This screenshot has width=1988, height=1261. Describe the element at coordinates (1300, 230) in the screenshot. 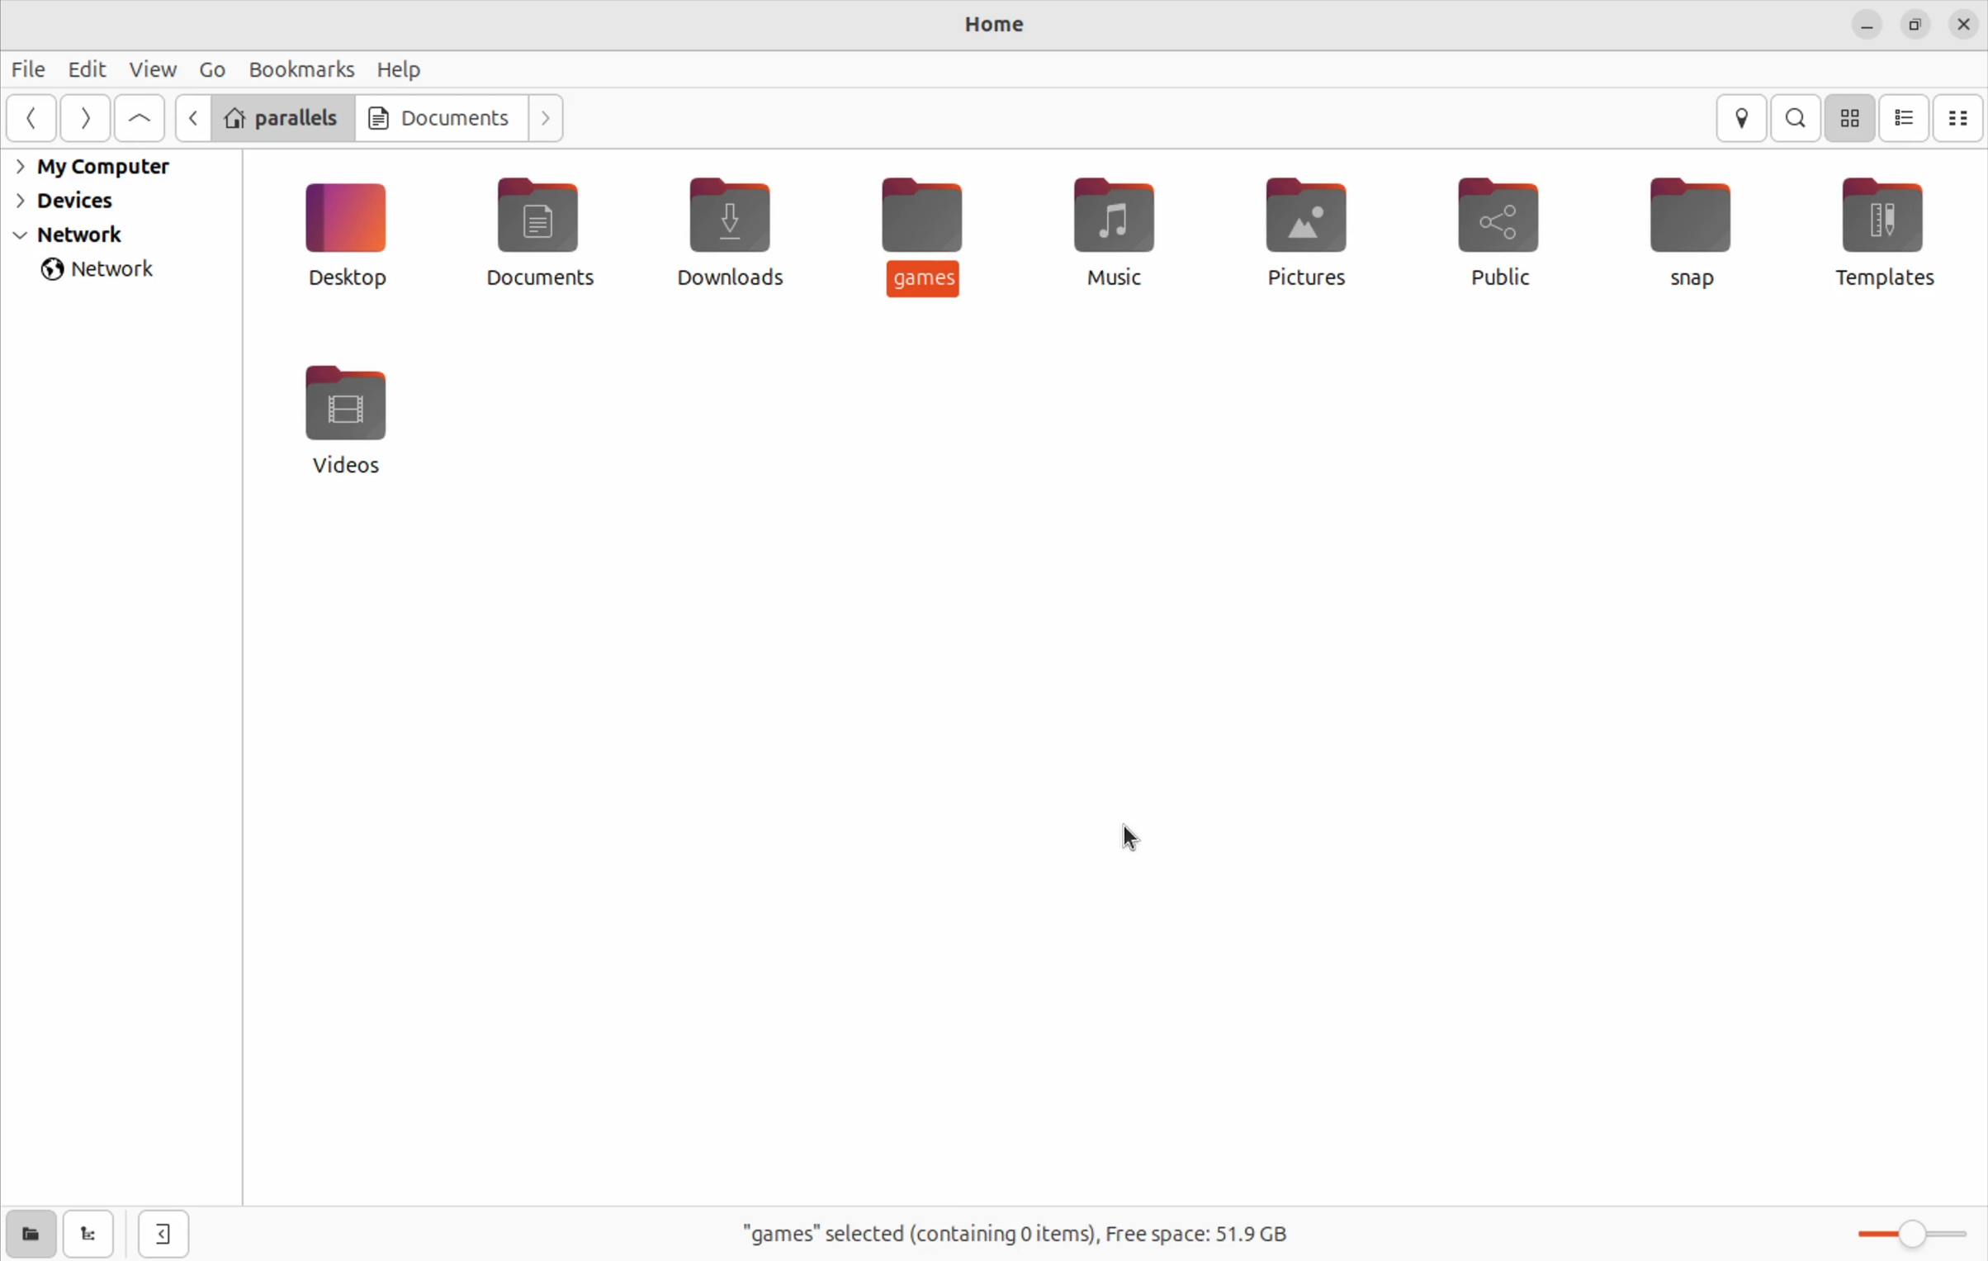

I see `pictures file` at that location.